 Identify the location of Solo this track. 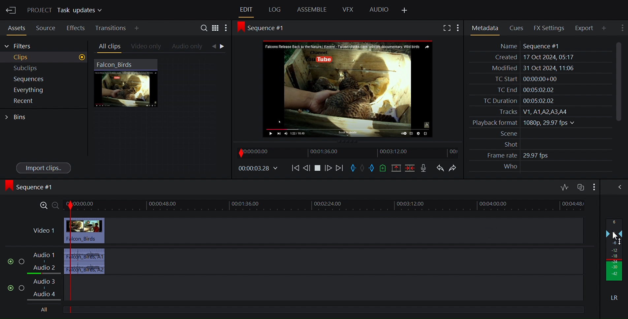
(23, 288).